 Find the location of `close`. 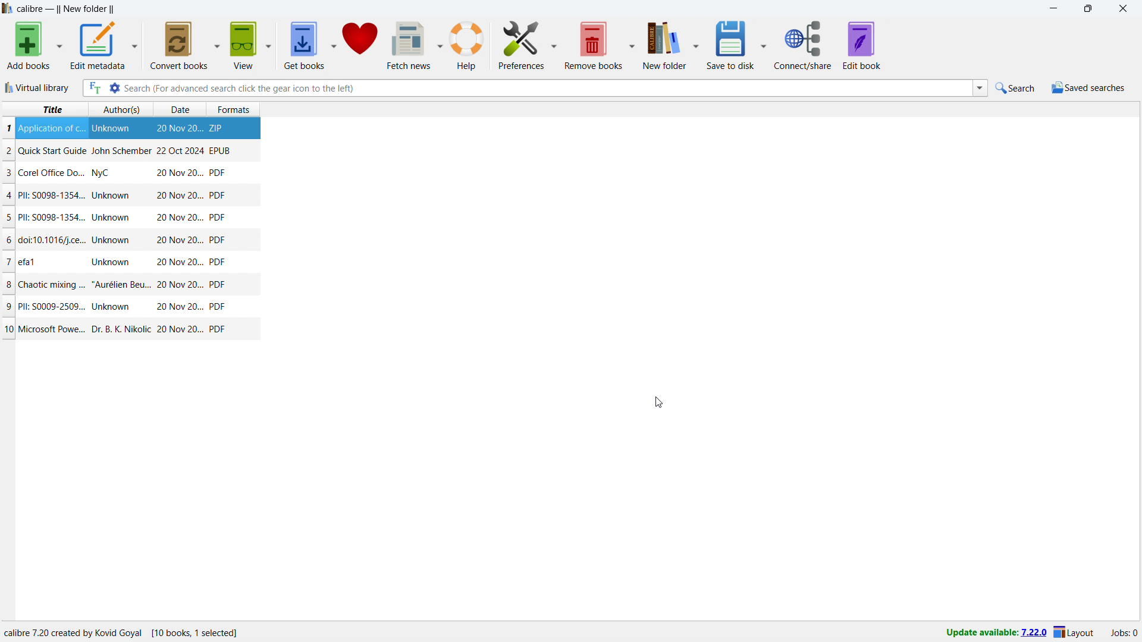

close is located at coordinates (1123, 9).